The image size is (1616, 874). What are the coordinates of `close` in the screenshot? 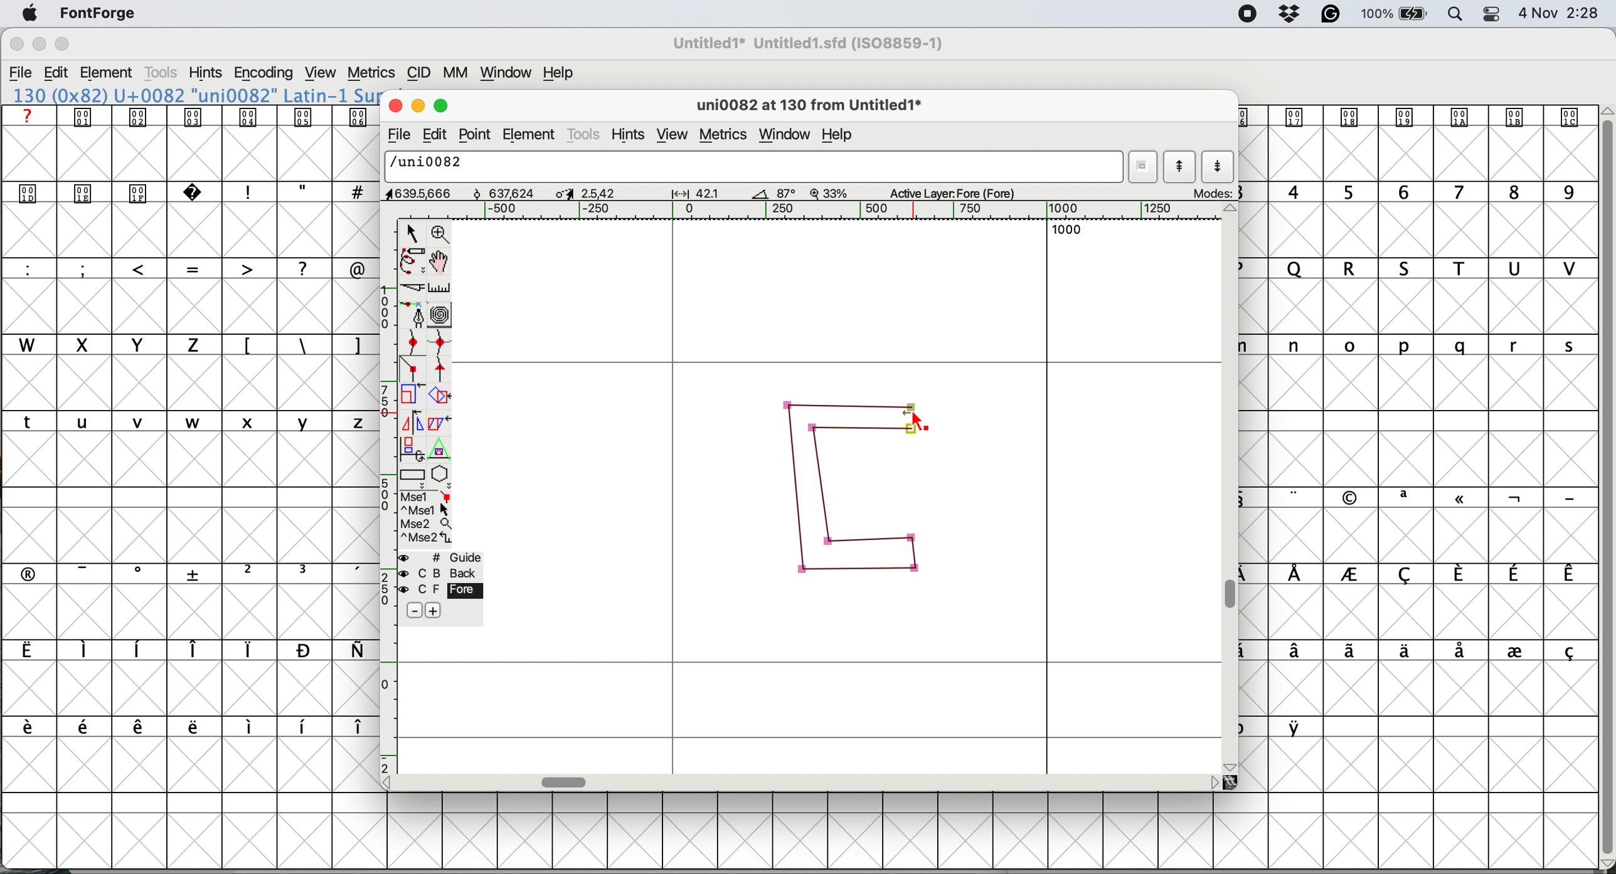 It's located at (393, 103).